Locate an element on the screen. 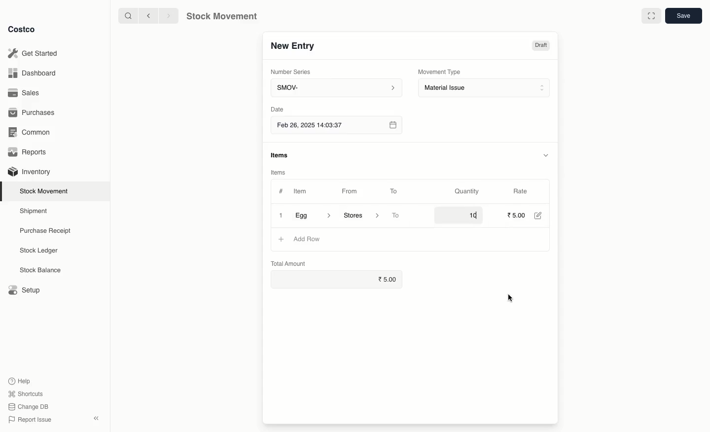 Image resolution: width=710 pixels, height=432 pixels. collapse is located at coordinates (96, 418).